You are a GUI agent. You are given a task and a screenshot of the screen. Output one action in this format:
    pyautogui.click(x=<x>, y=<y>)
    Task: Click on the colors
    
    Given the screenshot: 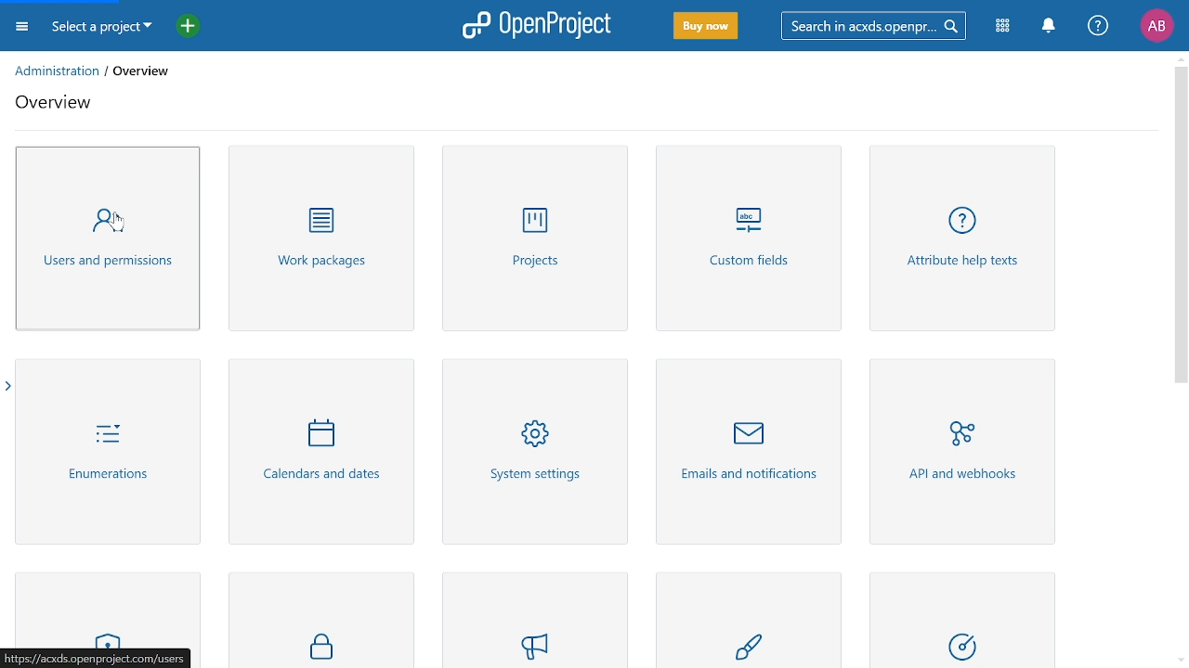 What is the action you would take?
    pyautogui.click(x=972, y=622)
    